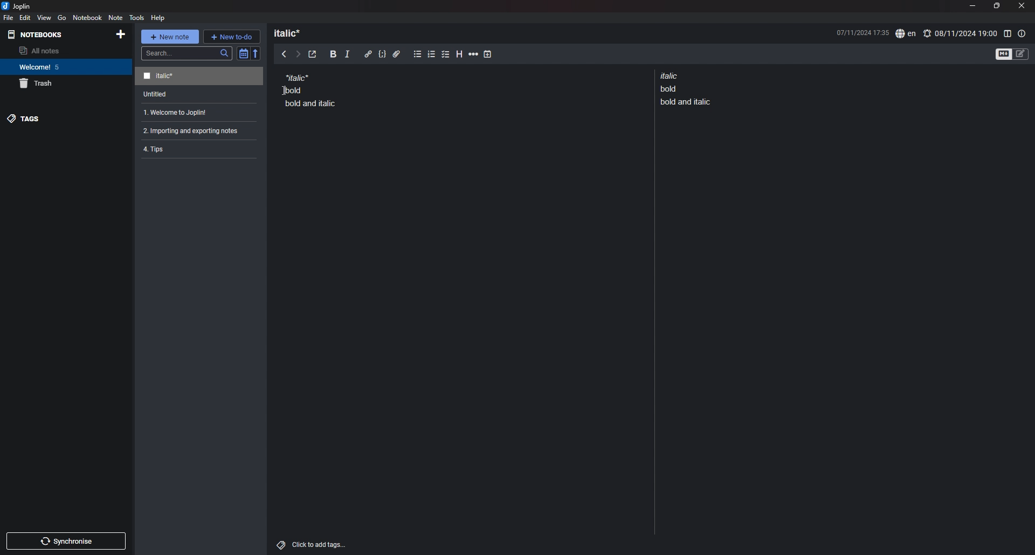 The height and width of the screenshot is (555, 1035). What do you see at coordinates (313, 545) in the screenshot?
I see `add tags` at bounding box center [313, 545].